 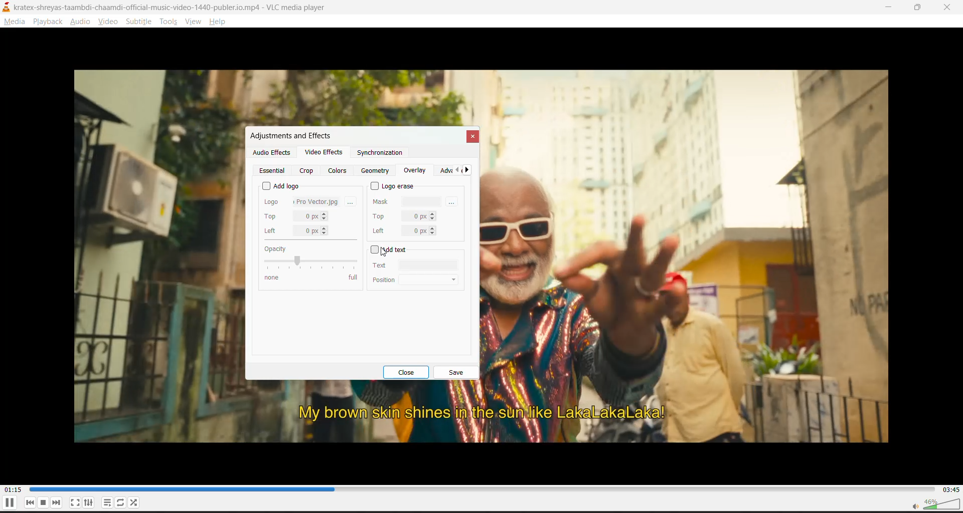 What do you see at coordinates (408, 200) in the screenshot?
I see `mask` at bounding box center [408, 200].